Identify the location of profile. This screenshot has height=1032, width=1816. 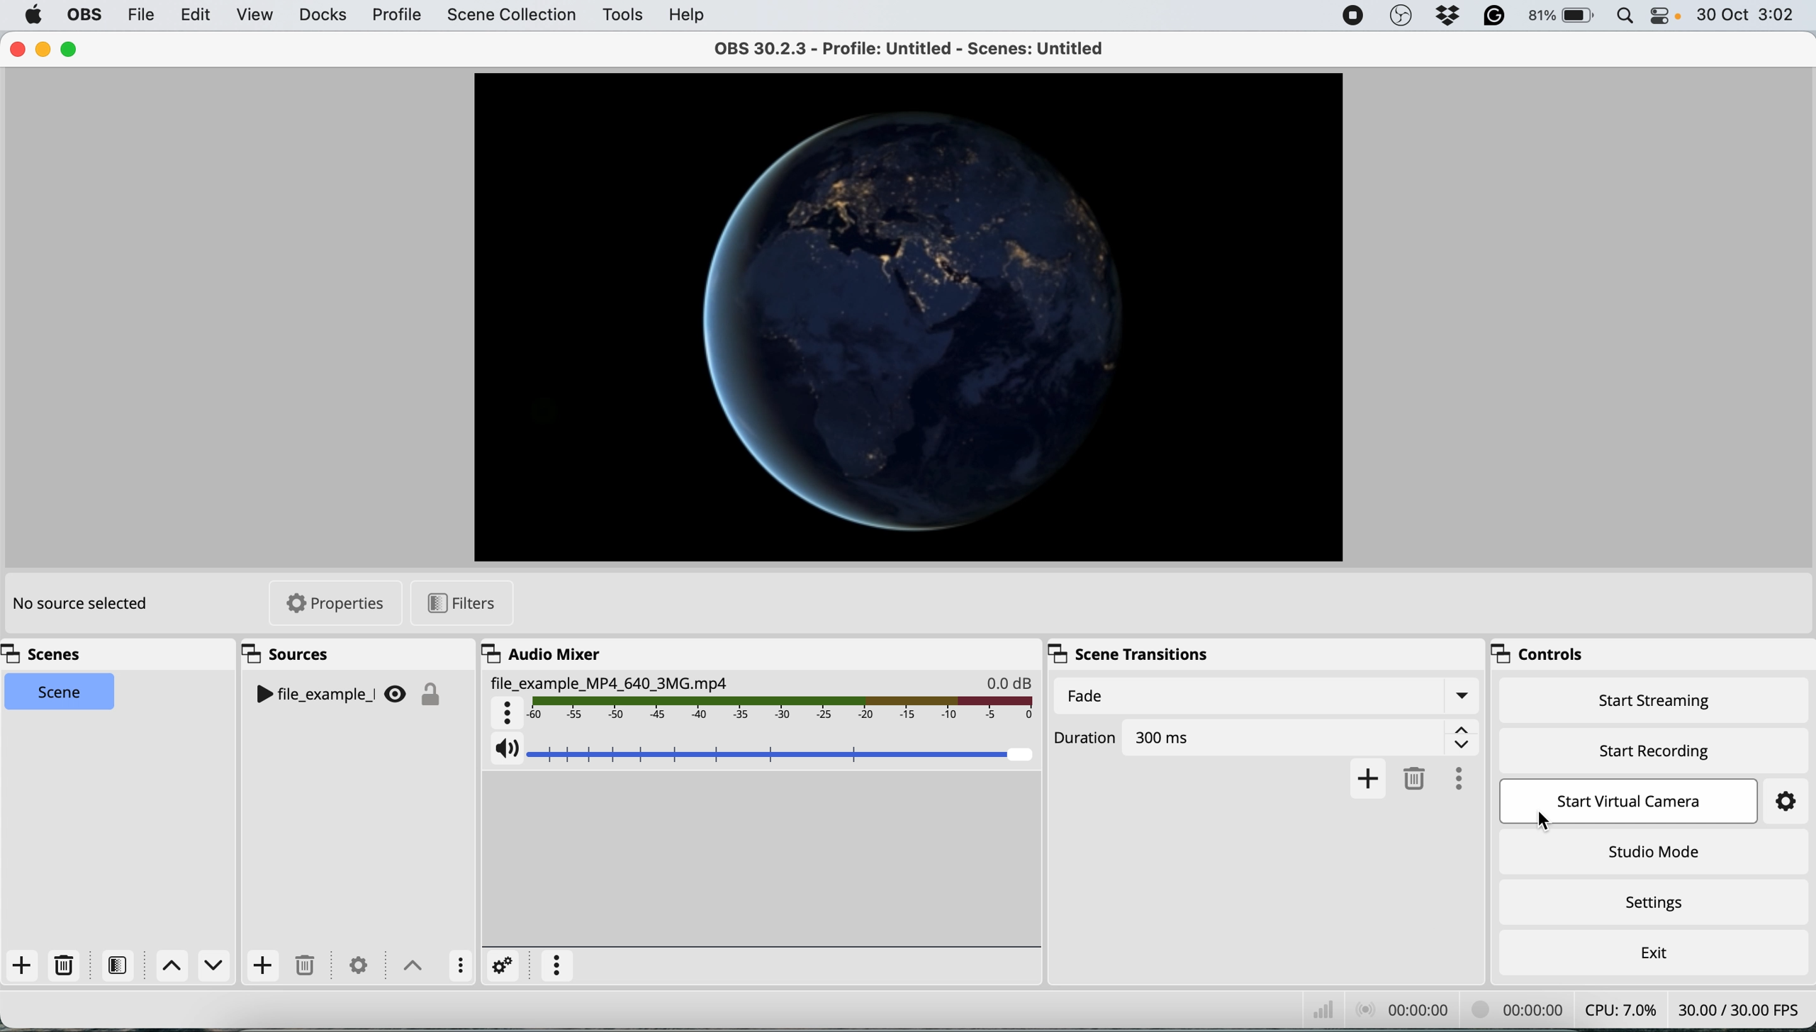
(396, 17).